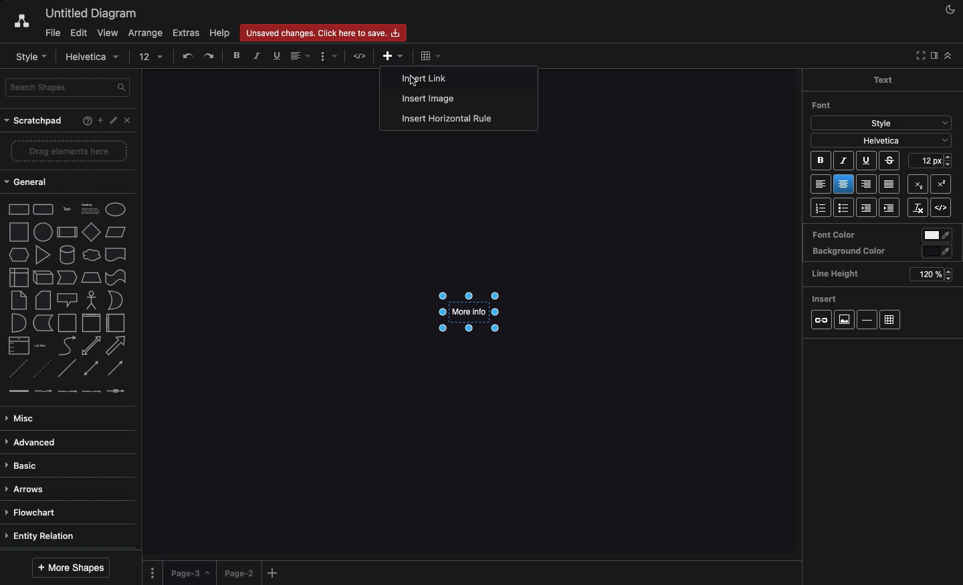 The width and height of the screenshot is (963, 585). I want to click on Page 3, so click(189, 573).